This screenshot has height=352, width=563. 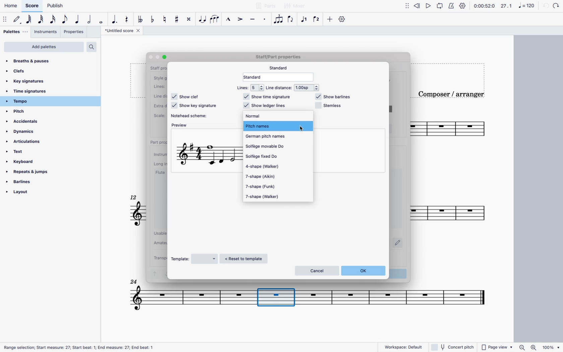 I want to click on time, so click(x=484, y=5).